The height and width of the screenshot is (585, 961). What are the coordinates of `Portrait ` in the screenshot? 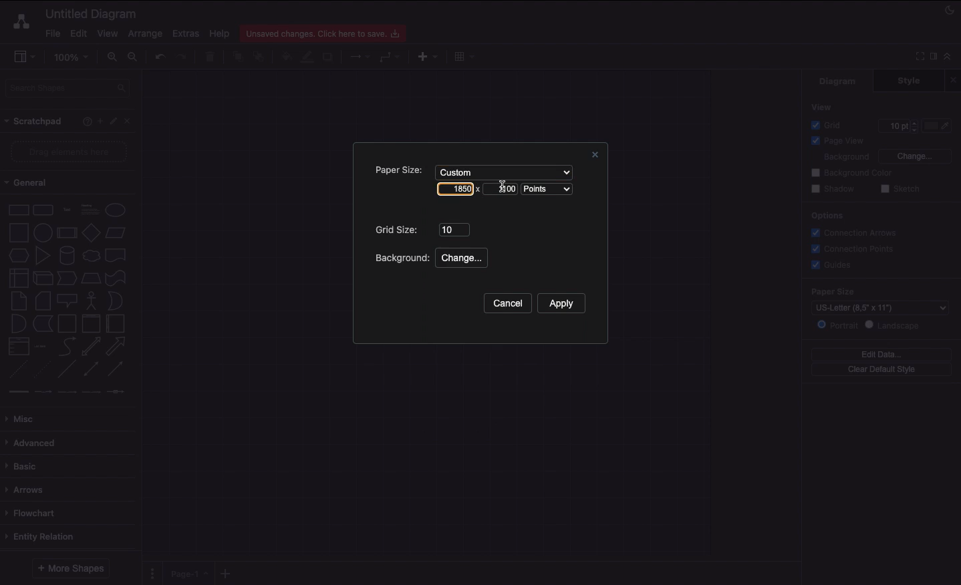 It's located at (837, 325).